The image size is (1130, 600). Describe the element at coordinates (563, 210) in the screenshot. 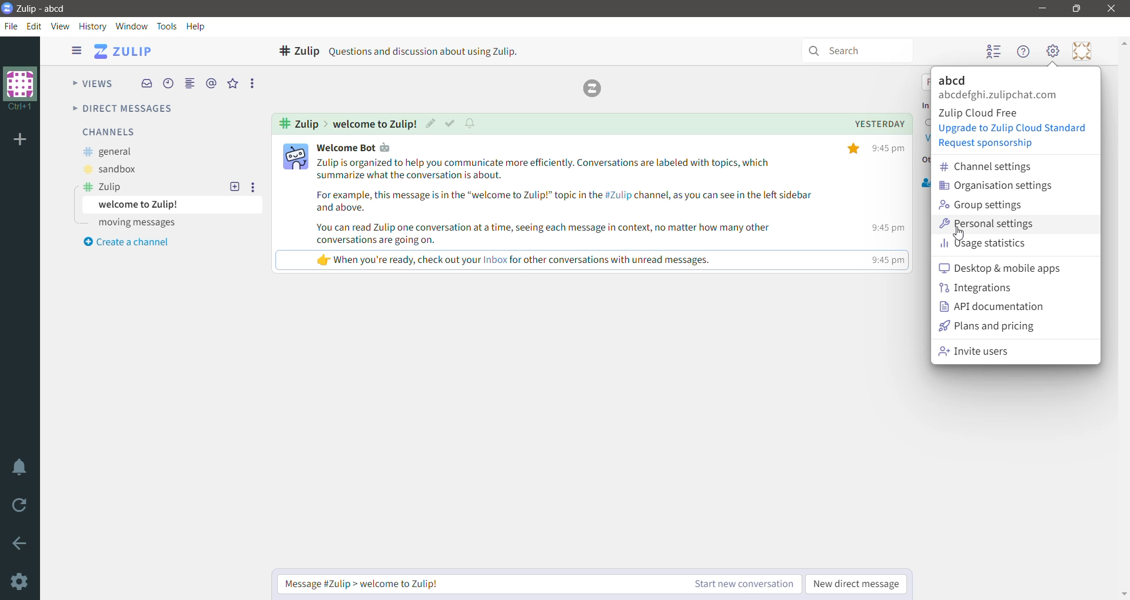

I see `message` at that location.